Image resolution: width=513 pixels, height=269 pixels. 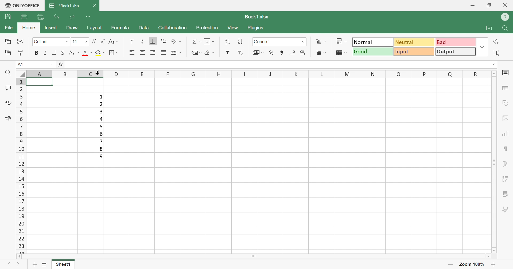 What do you see at coordinates (8, 53) in the screenshot?
I see `Paste` at bounding box center [8, 53].